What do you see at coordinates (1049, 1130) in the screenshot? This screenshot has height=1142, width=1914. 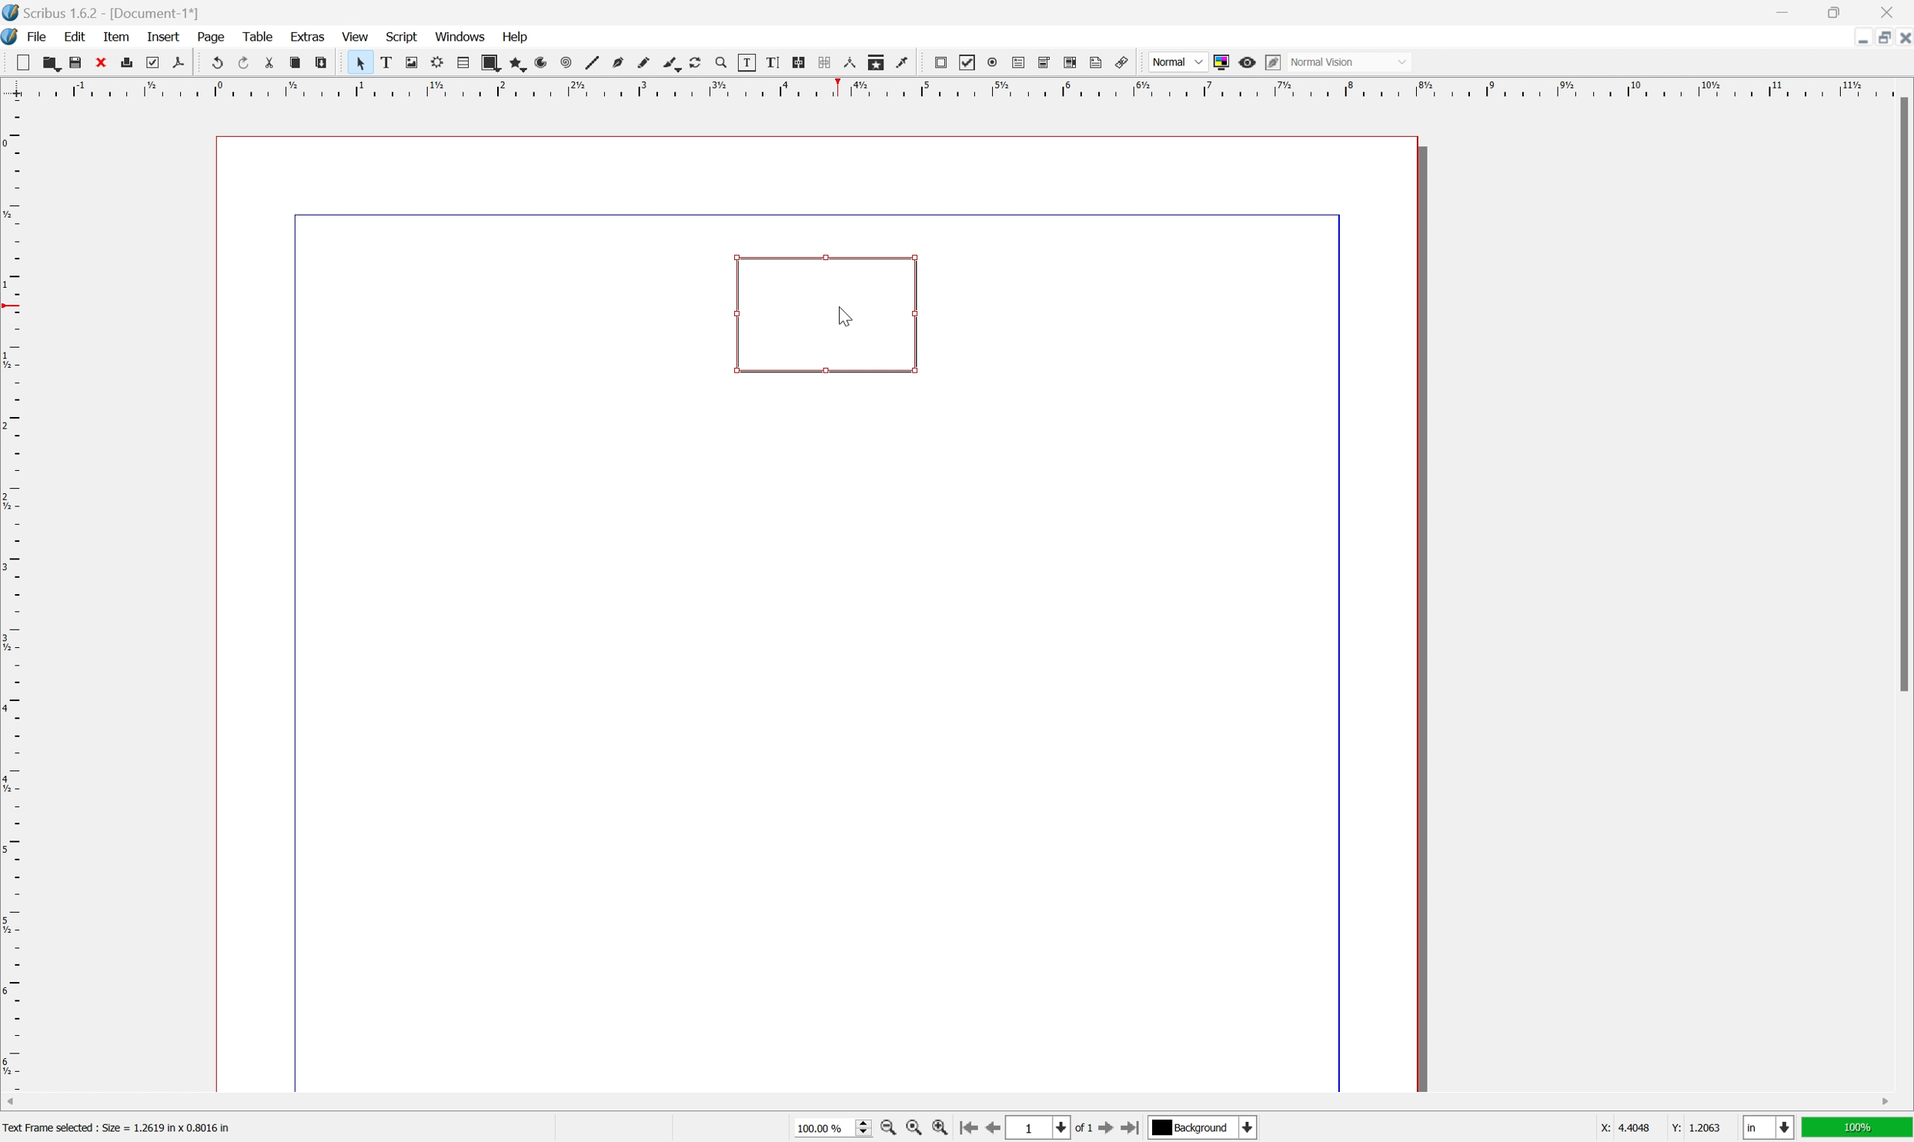 I see `select current page` at bounding box center [1049, 1130].